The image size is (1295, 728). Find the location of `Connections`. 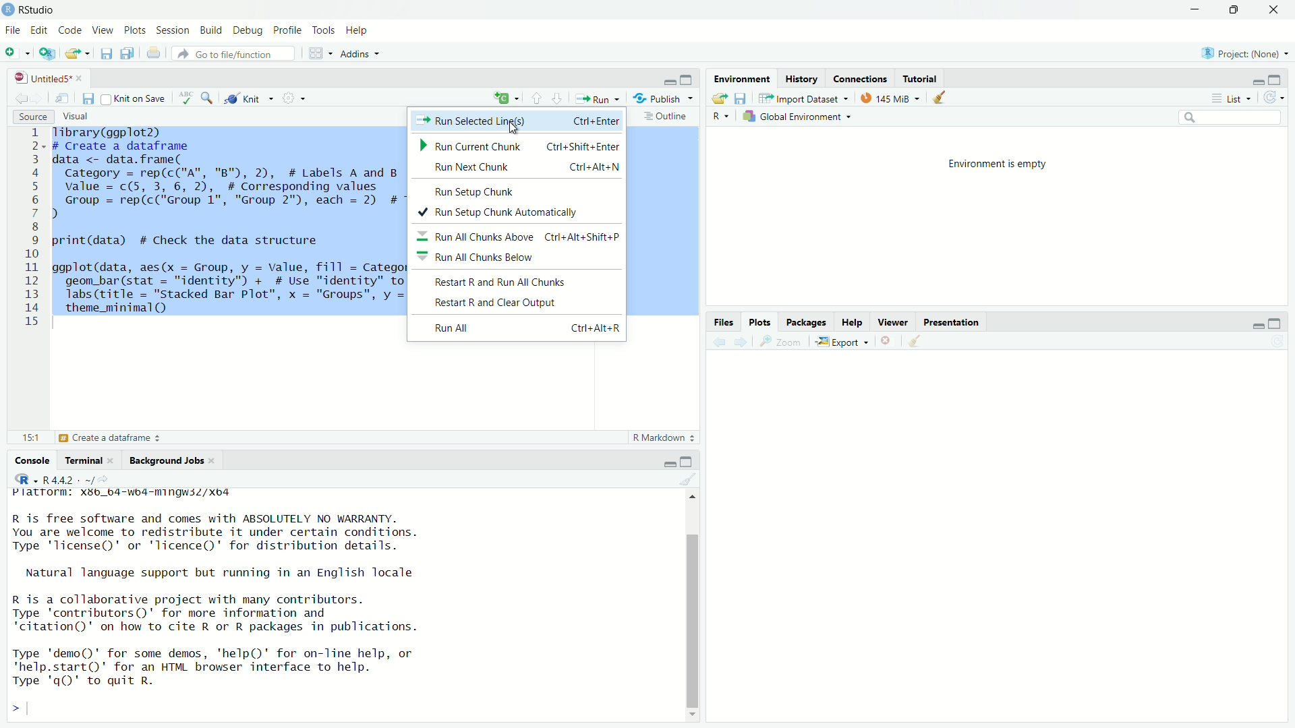

Connections is located at coordinates (863, 78).